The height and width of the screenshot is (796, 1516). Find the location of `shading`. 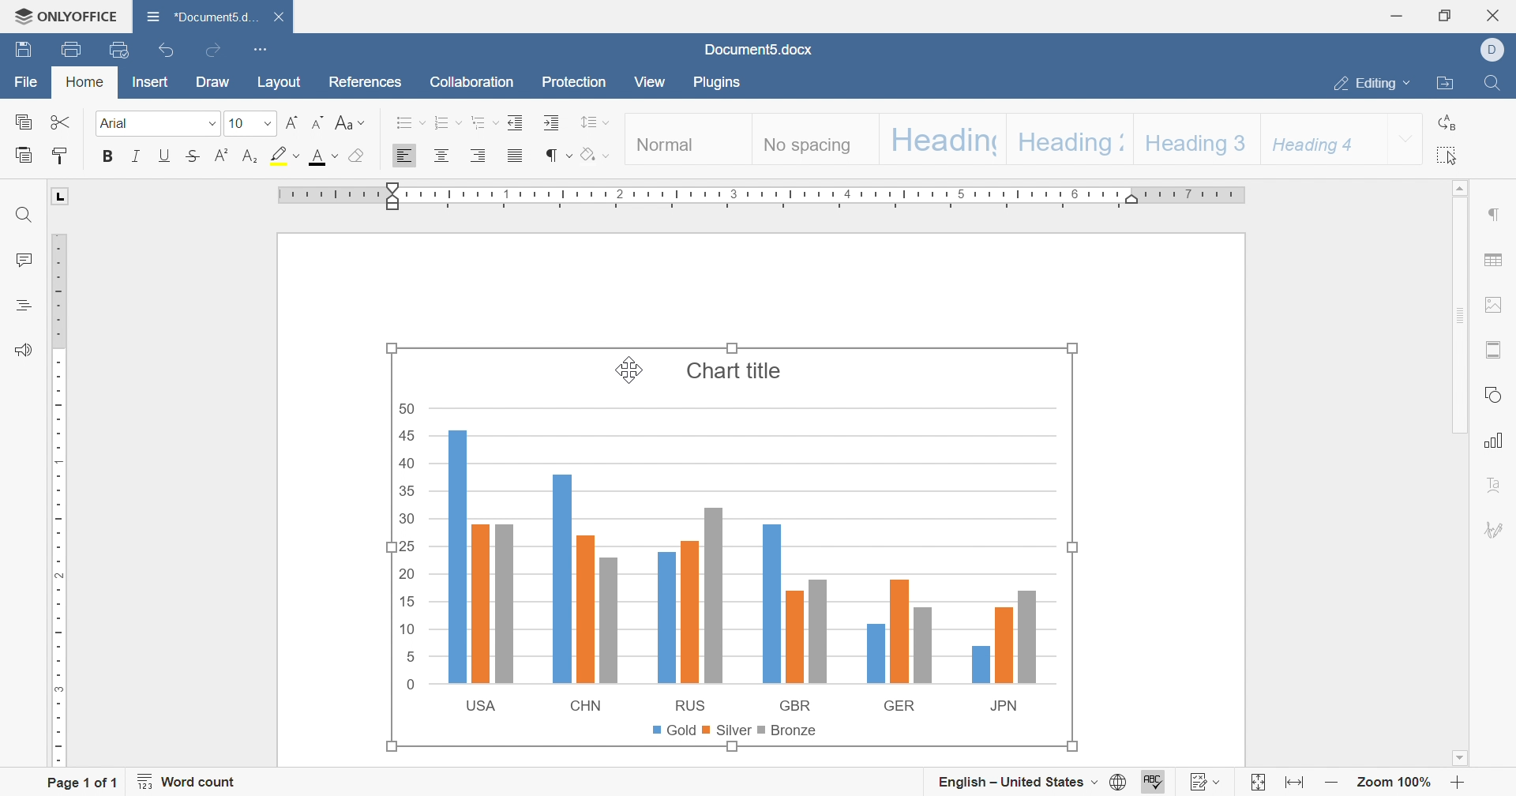

shading is located at coordinates (356, 156).